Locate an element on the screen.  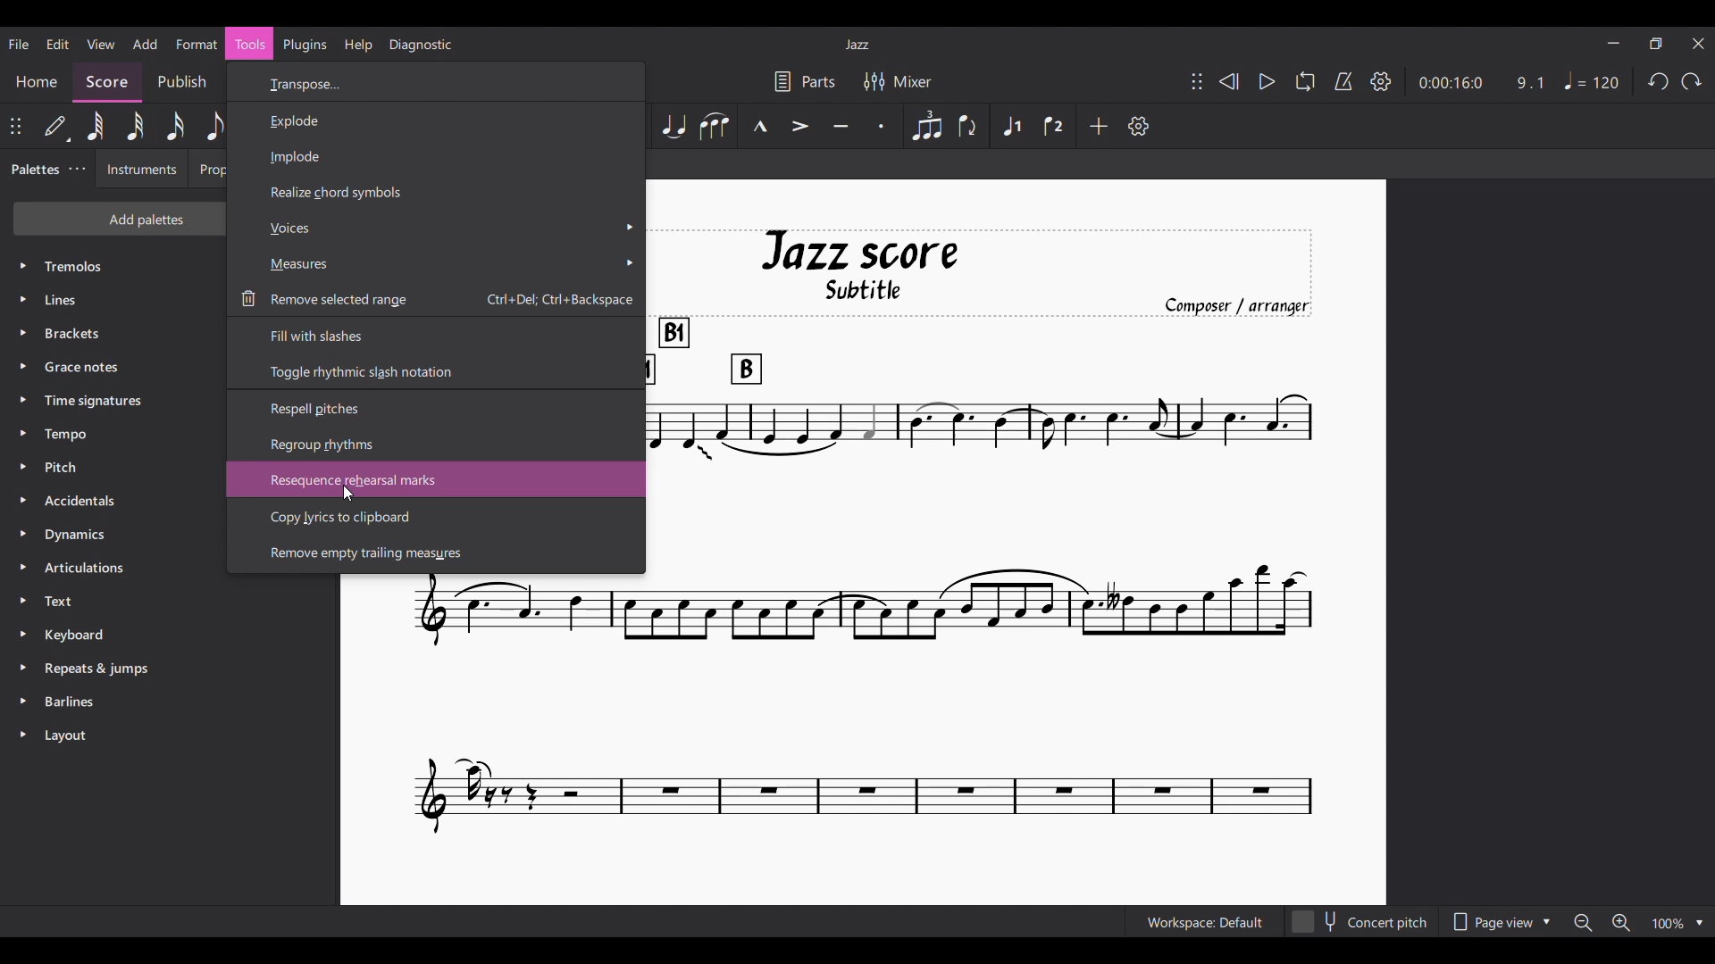
Tenuto is located at coordinates (841, 126).